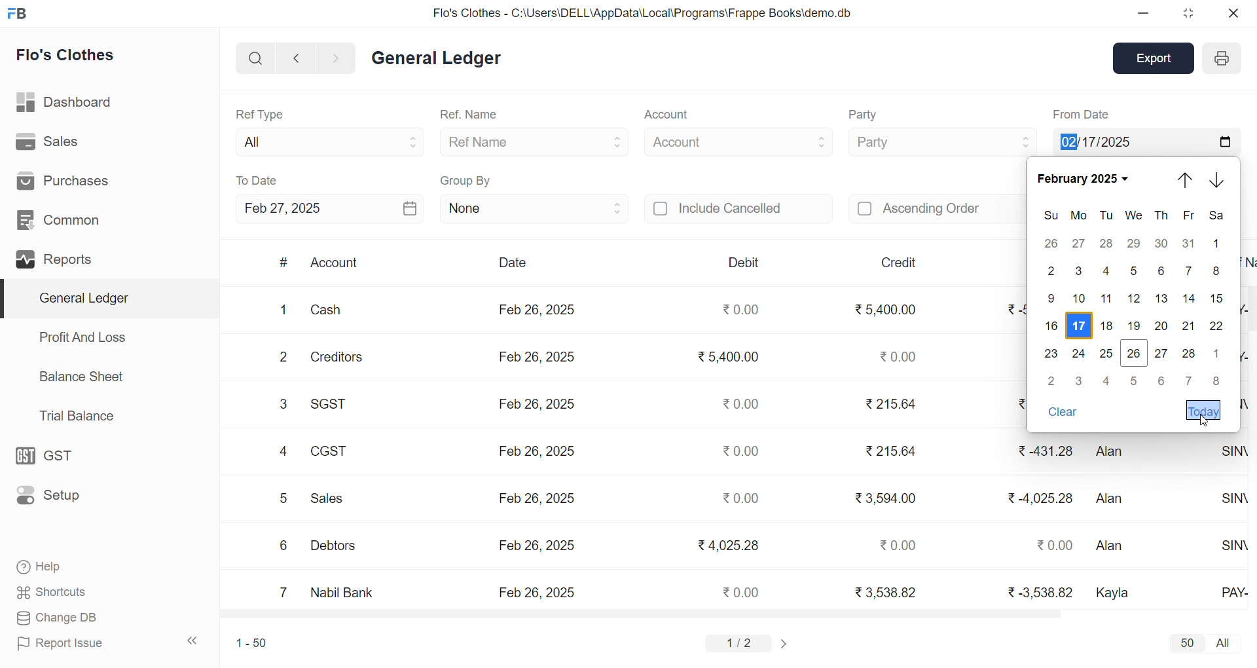  I want to click on Dashboard, so click(62, 100).